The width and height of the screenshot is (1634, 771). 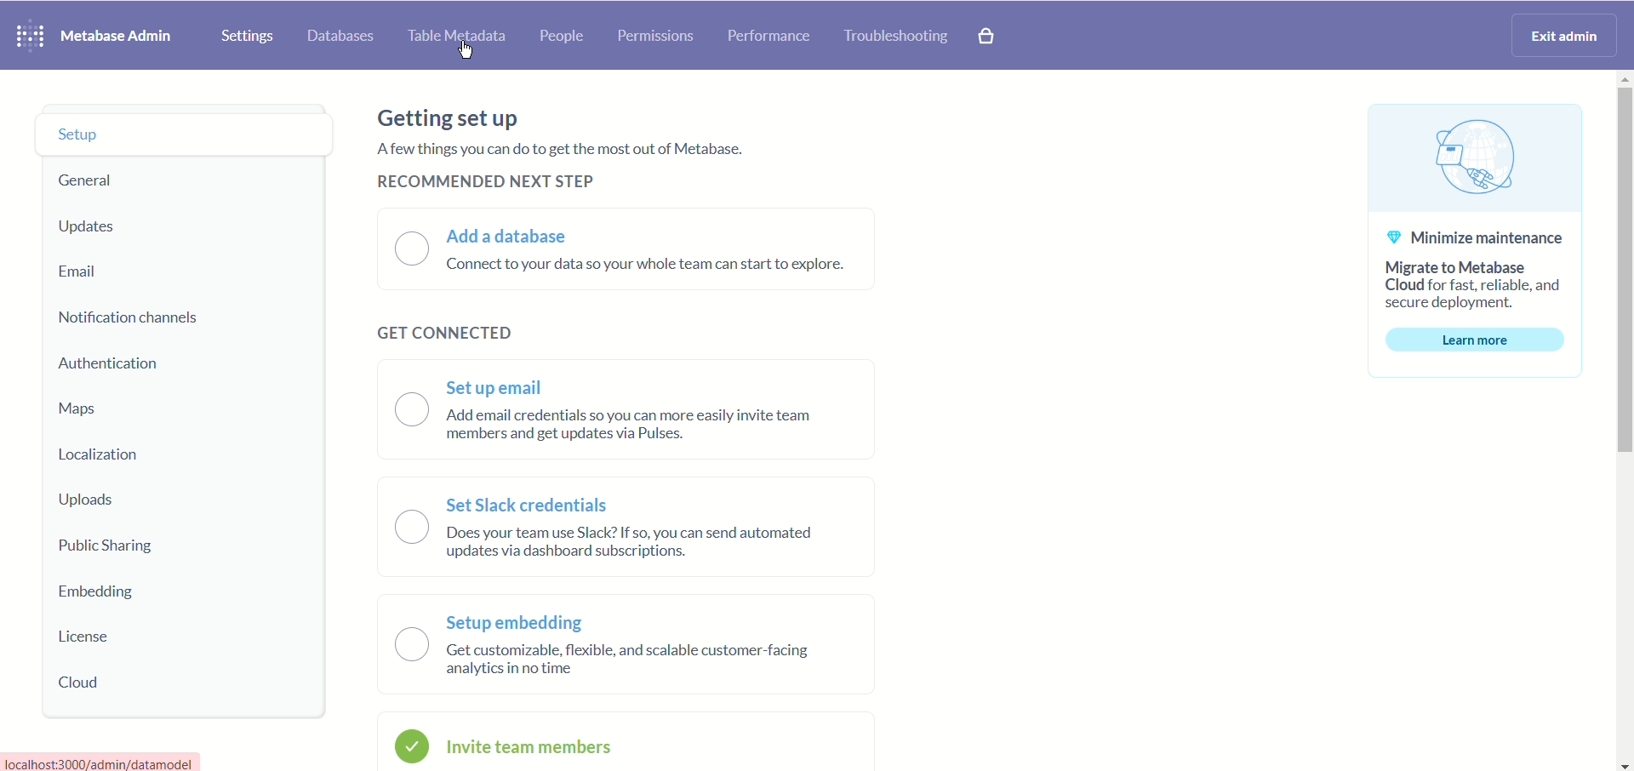 What do you see at coordinates (565, 37) in the screenshot?
I see `People` at bounding box center [565, 37].